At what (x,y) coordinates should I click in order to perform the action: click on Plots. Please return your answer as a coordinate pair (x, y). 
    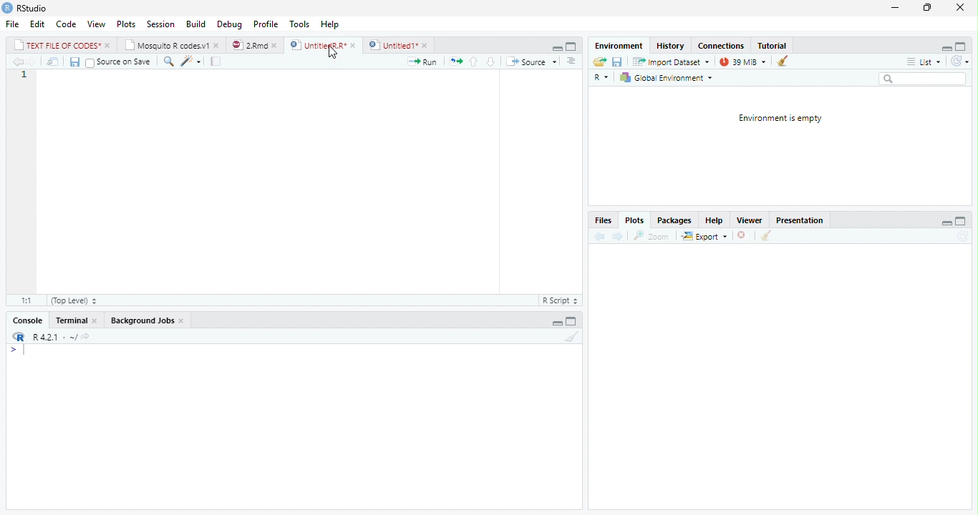
    Looking at the image, I should click on (125, 24).